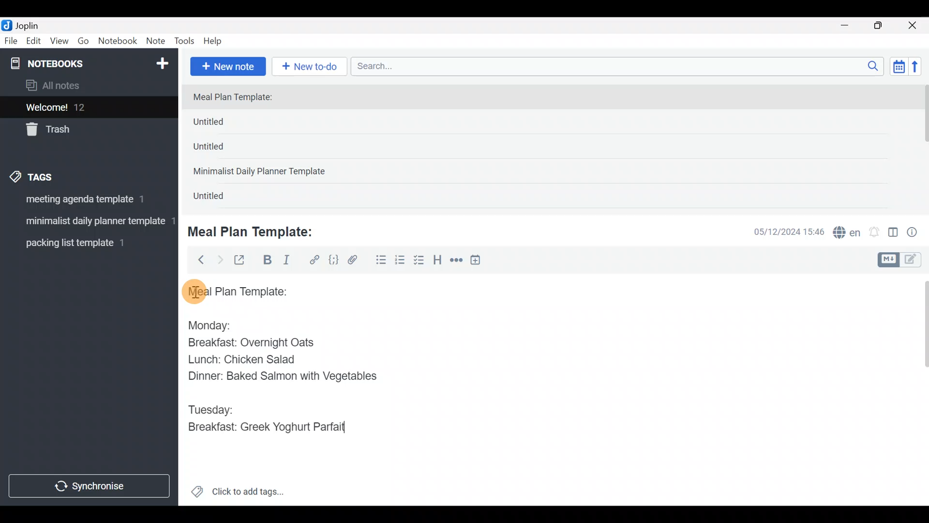  Describe the element at coordinates (875, 233) in the screenshot. I see `Set alarm` at that location.